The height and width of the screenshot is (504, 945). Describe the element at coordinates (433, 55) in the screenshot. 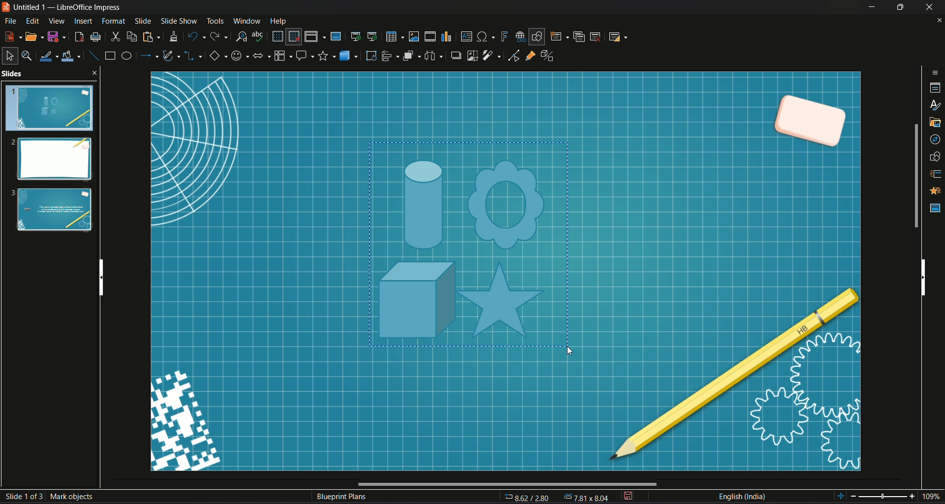

I see `select image` at that location.